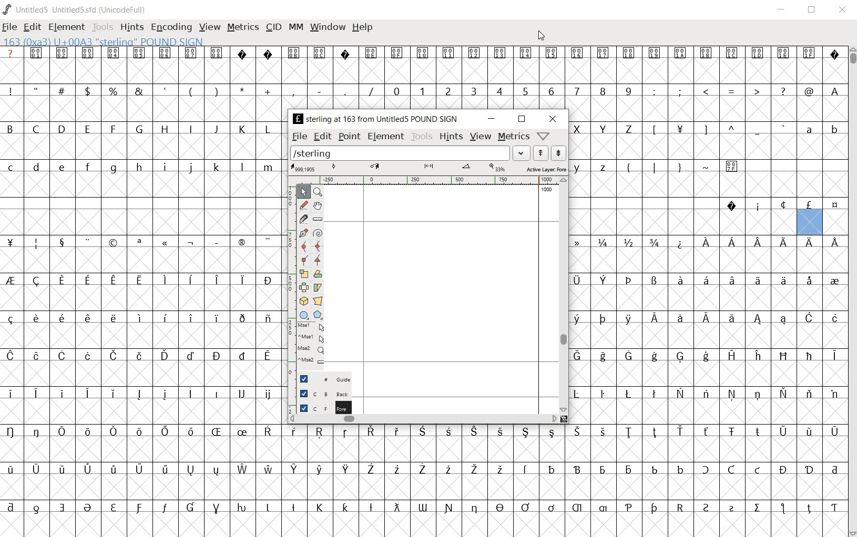 Image resolution: width=857 pixels, height=537 pixels. What do you see at coordinates (552, 469) in the screenshot?
I see `Symbol` at bounding box center [552, 469].